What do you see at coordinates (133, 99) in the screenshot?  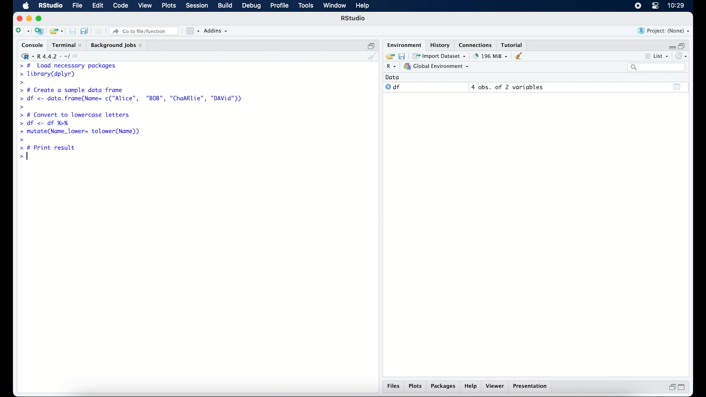 I see `> df <- data.frame(Name= c("Alice", "BOB", "ChaARlie", "DAVid"))|` at bounding box center [133, 99].